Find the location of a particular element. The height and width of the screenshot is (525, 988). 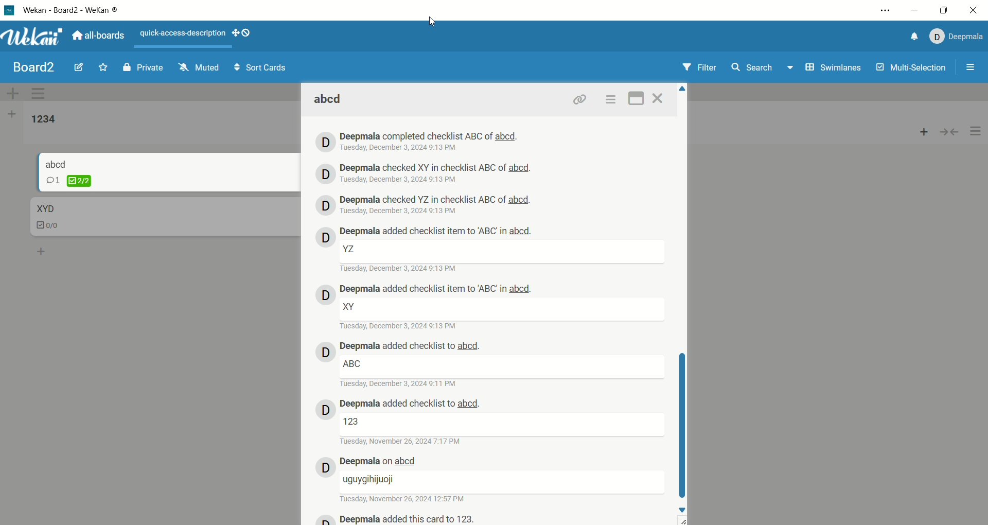

multi-selection is located at coordinates (912, 68).